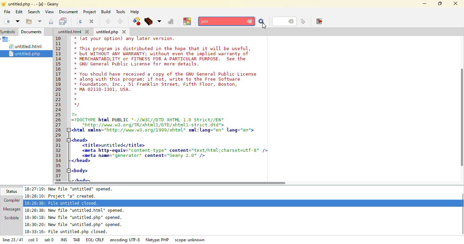 The image size is (464, 244). I want to click on filetype: php, so click(158, 240).